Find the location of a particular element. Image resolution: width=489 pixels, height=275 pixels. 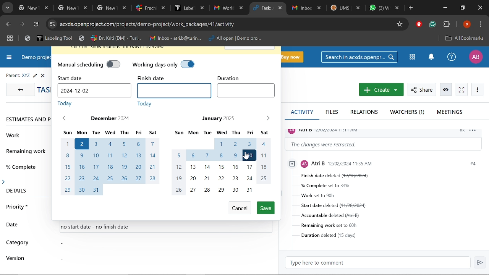

Save is located at coordinates (265, 208).